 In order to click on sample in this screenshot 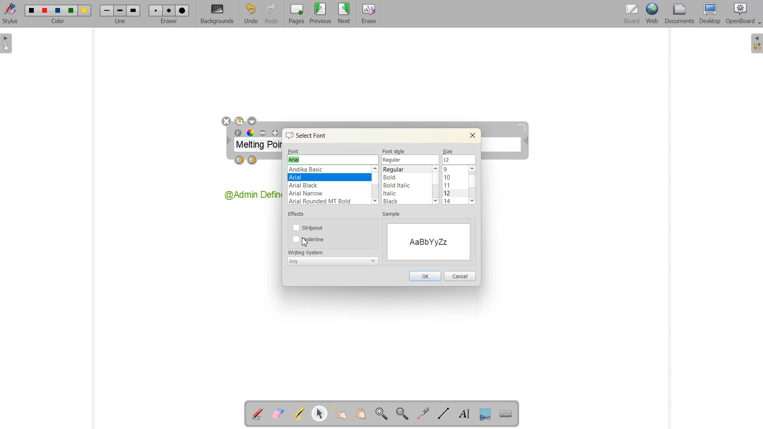, I will do `click(394, 215)`.